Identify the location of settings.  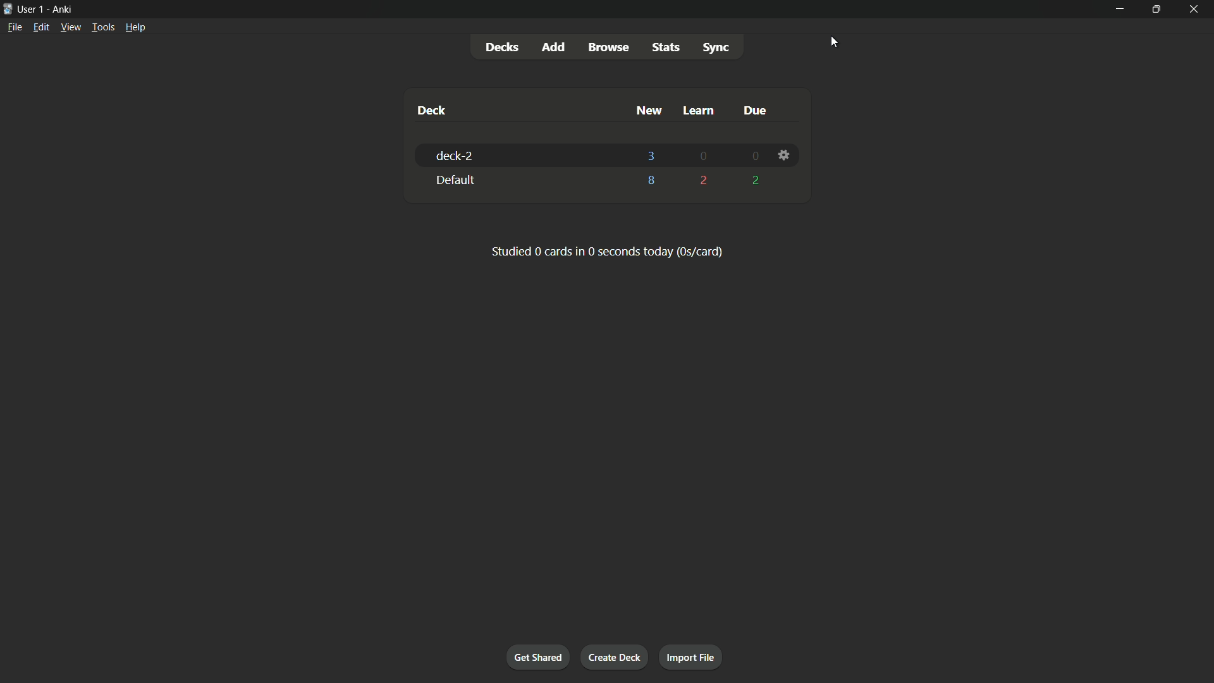
(783, 157).